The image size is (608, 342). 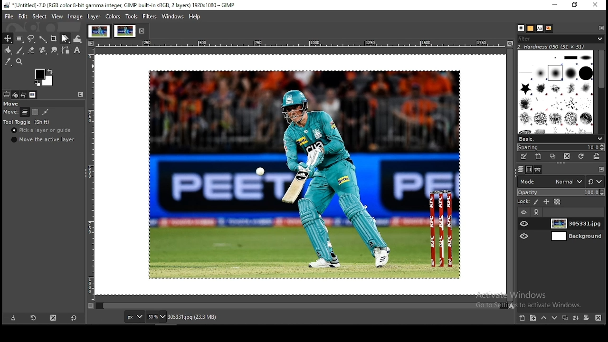 What do you see at coordinates (132, 17) in the screenshot?
I see `tools` at bounding box center [132, 17].